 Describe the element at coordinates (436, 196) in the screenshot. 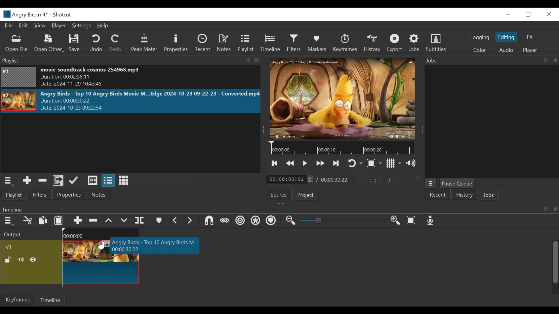

I see `Recent` at that location.